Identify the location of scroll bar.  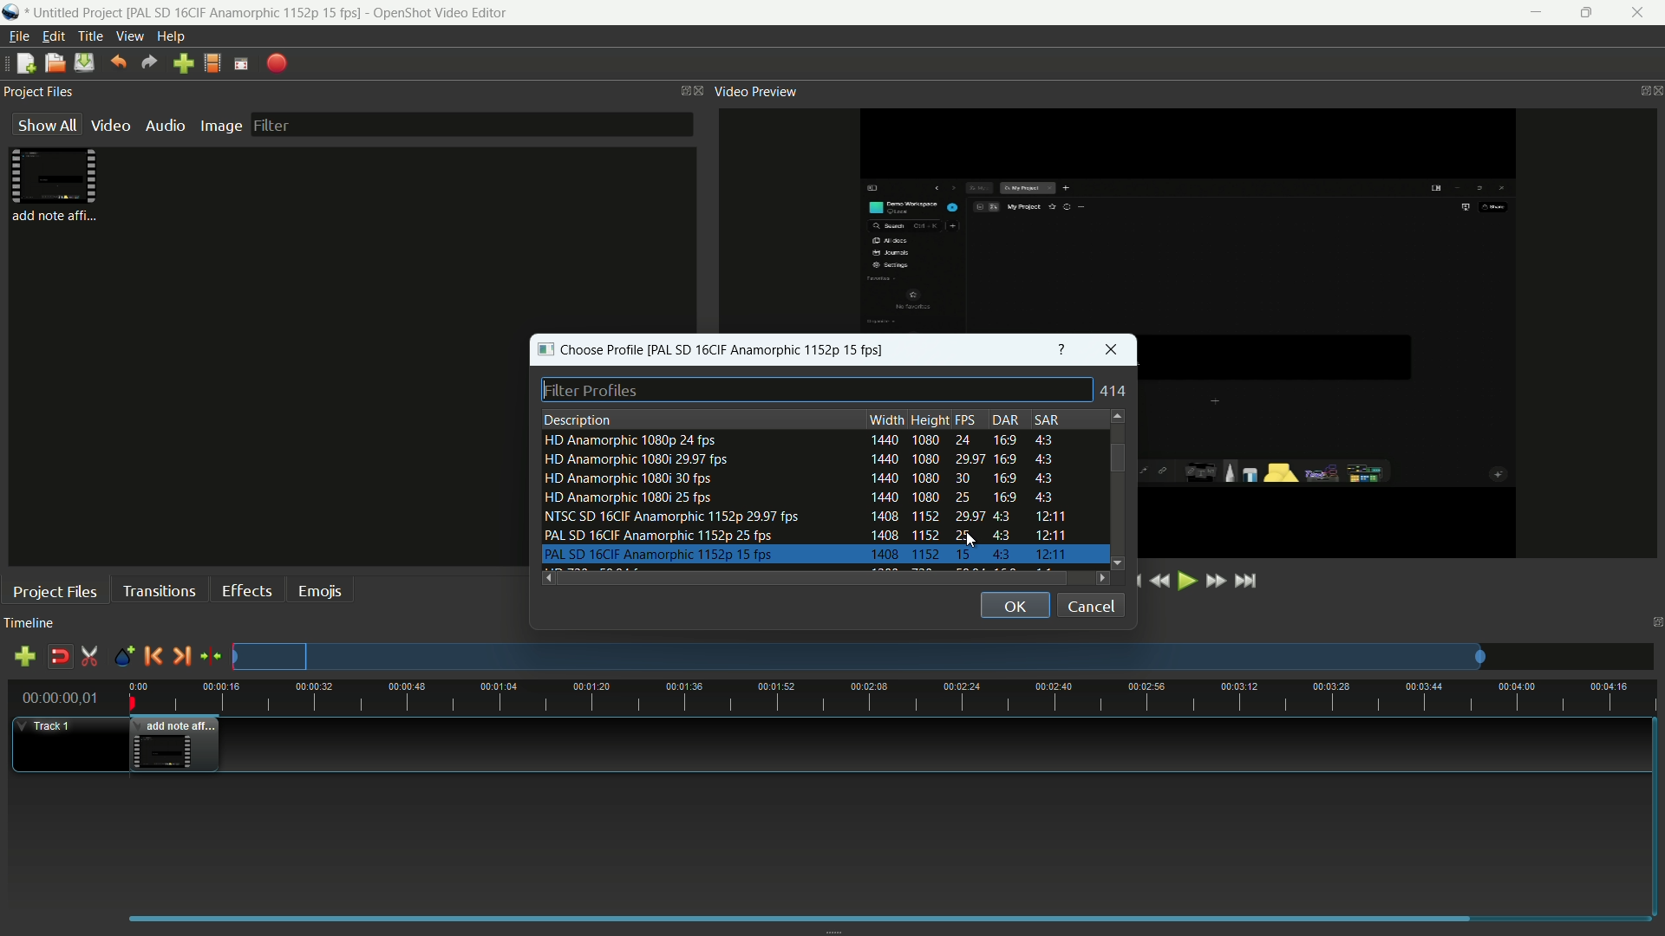
(1114, 457).